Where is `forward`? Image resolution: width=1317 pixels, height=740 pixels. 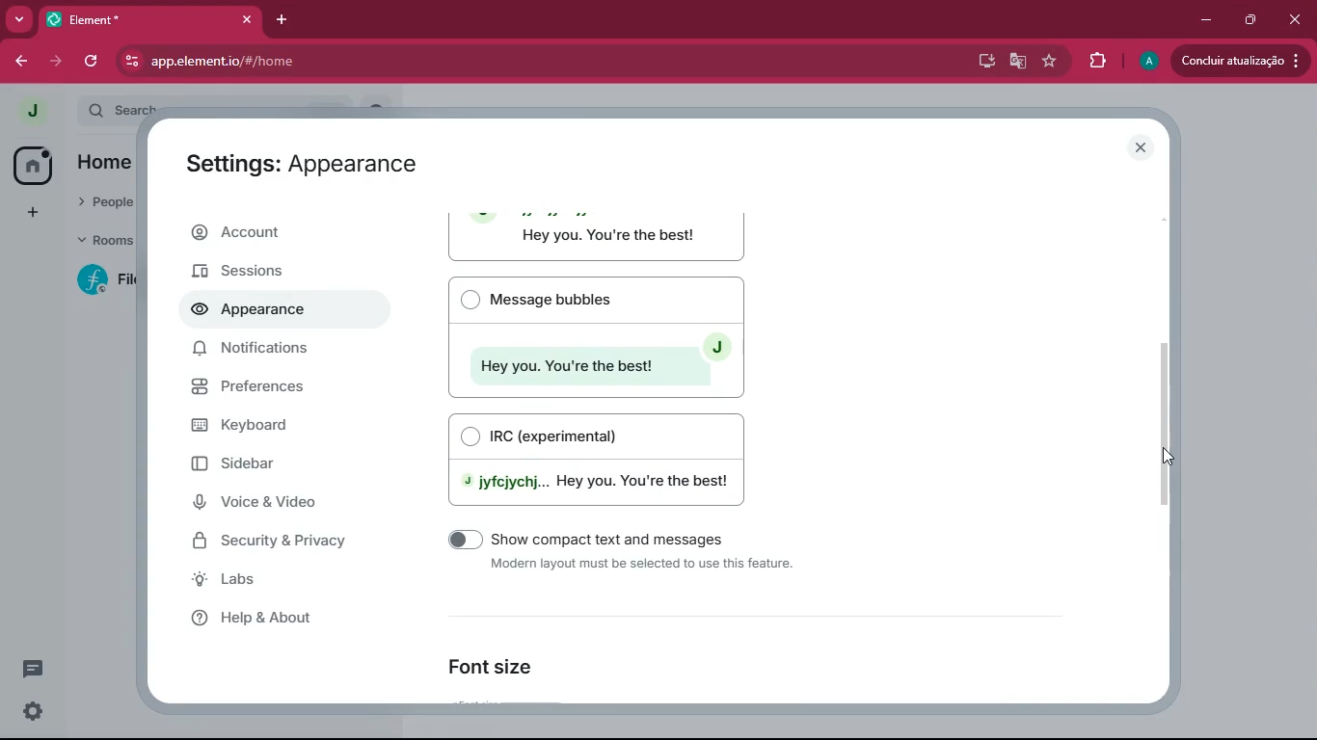 forward is located at coordinates (59, 63).